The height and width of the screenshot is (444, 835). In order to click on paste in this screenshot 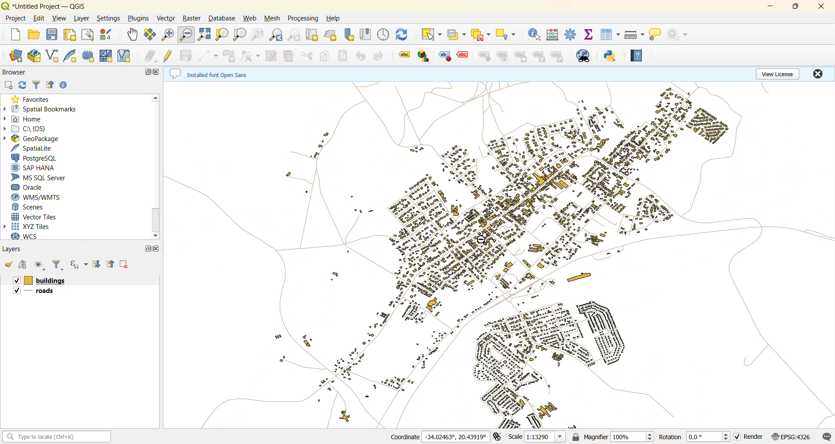, I will do `click(344, 56)`.